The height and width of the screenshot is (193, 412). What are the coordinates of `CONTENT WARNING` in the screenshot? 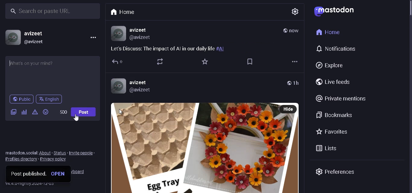 It's located at (35, 112).